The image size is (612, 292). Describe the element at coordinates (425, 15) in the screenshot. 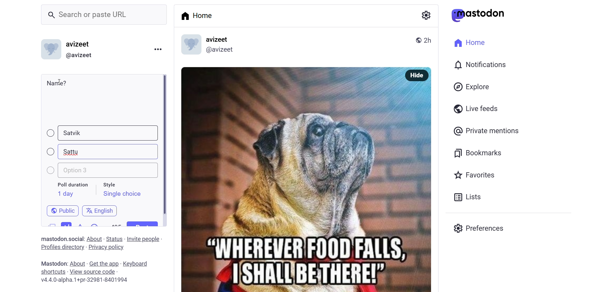

I see `setting` at that location.